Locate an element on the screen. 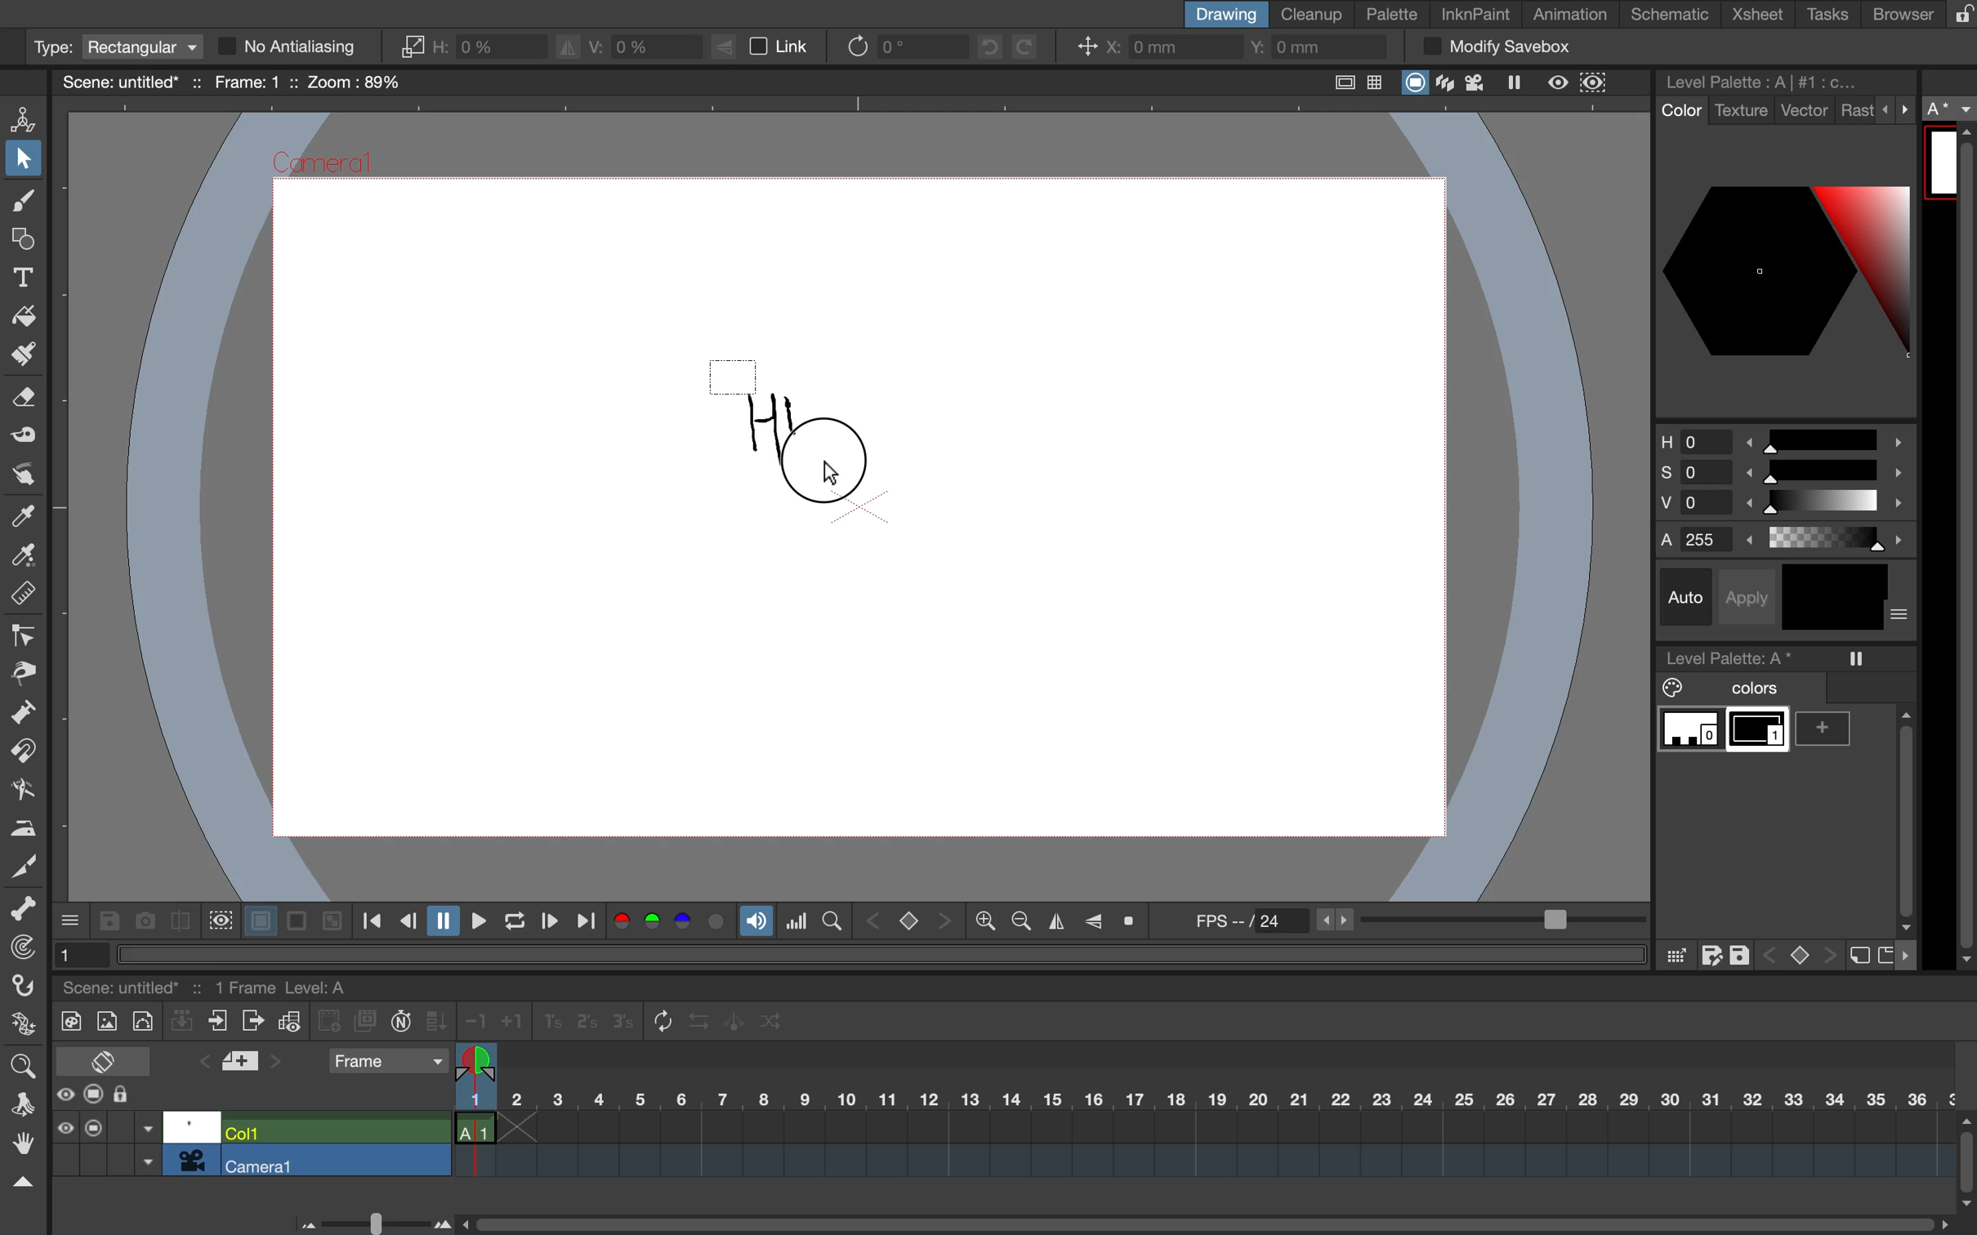  vertical scroll bar sidebar is located at coordinates (1903, 814).